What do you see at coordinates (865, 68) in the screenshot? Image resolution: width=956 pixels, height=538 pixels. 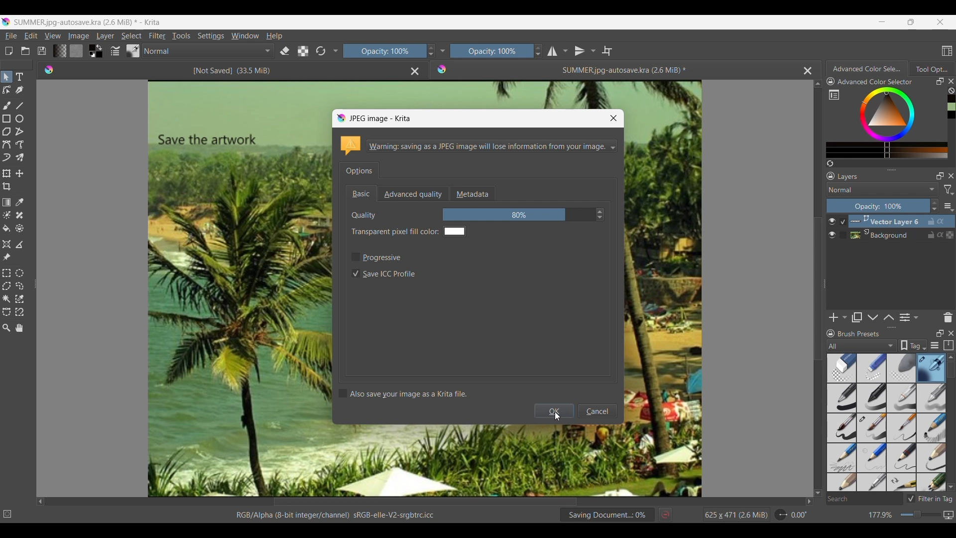 I see `Current tab` at bounding box center [865, 68].